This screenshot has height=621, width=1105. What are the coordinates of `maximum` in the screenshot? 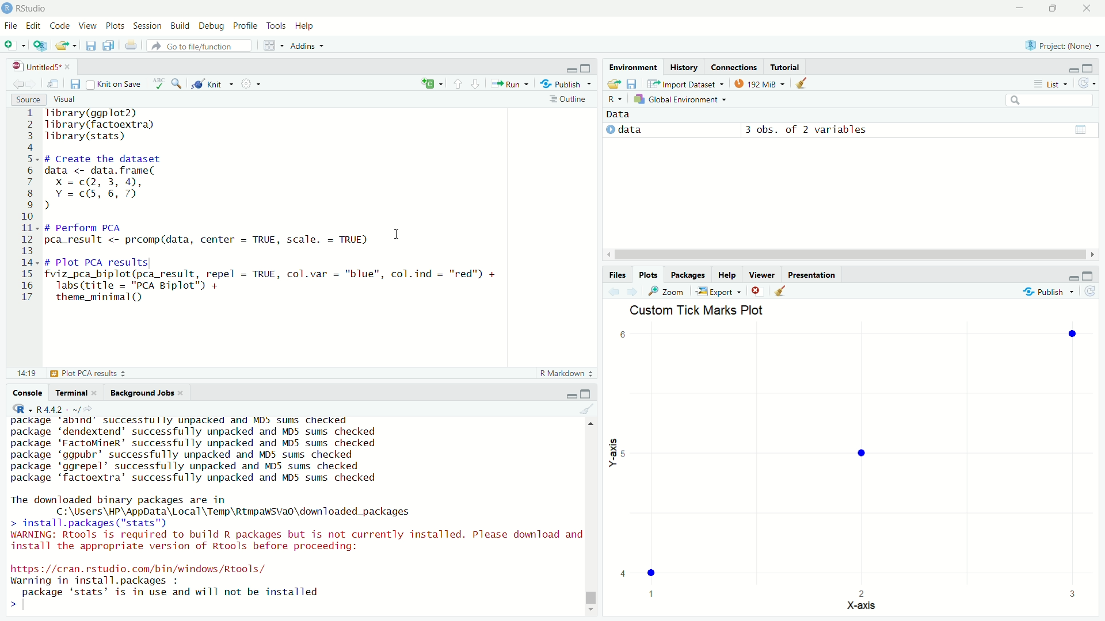 It's located at (1089, 275).